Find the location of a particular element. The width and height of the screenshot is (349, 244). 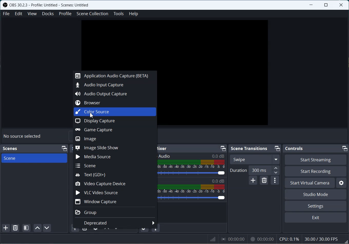

Scenes is located at coordinates (13, 149).